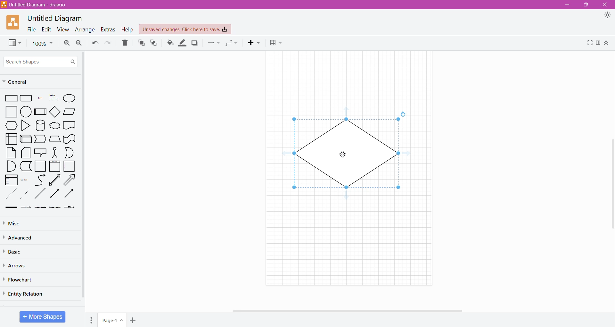  I want to click on To Back, so click(154, 43).